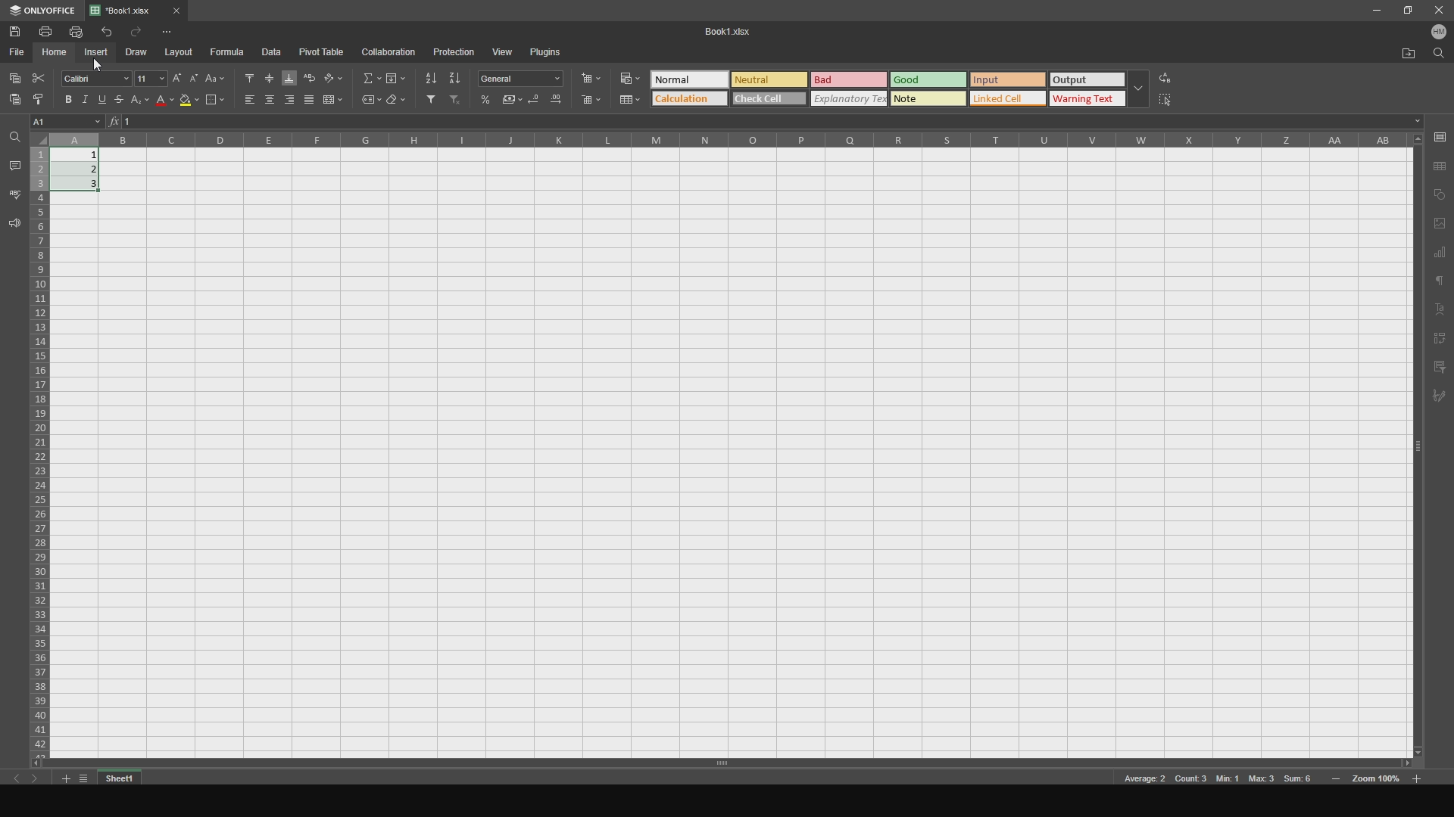 This screenshot has width=1454, height=817. I want to click on paste, so click(12, 104).